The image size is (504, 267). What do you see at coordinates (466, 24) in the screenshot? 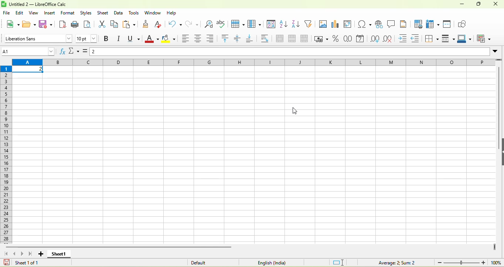
I see `show draw function` at bounding box center [466, 24].